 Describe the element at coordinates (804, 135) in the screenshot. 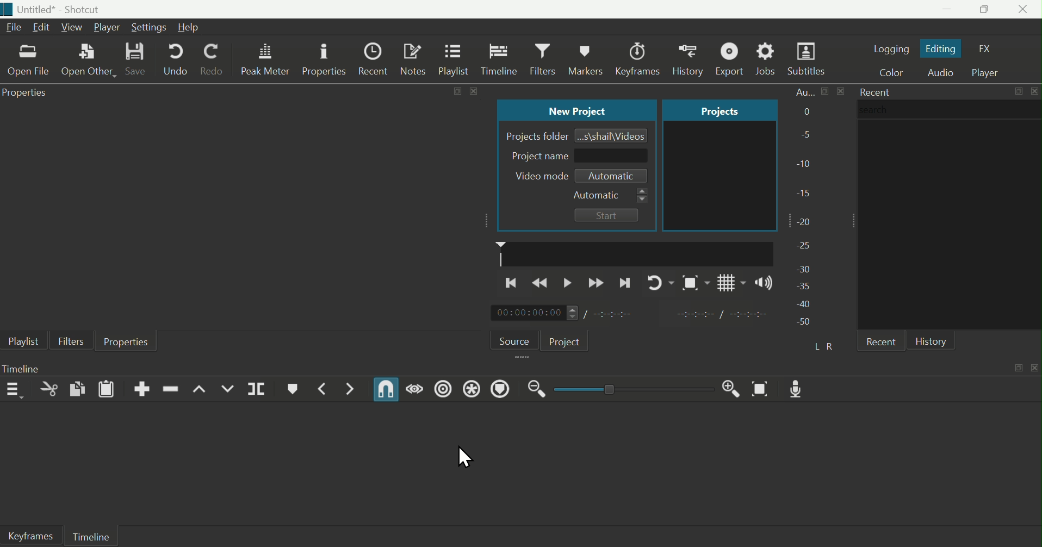

I see `-5` at that location.